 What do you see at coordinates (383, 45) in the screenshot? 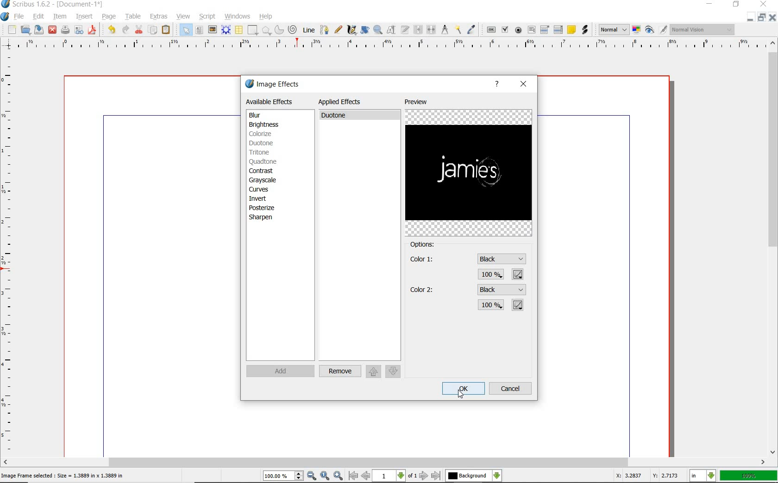
I see `ruler` at bounding box center [383, 45].